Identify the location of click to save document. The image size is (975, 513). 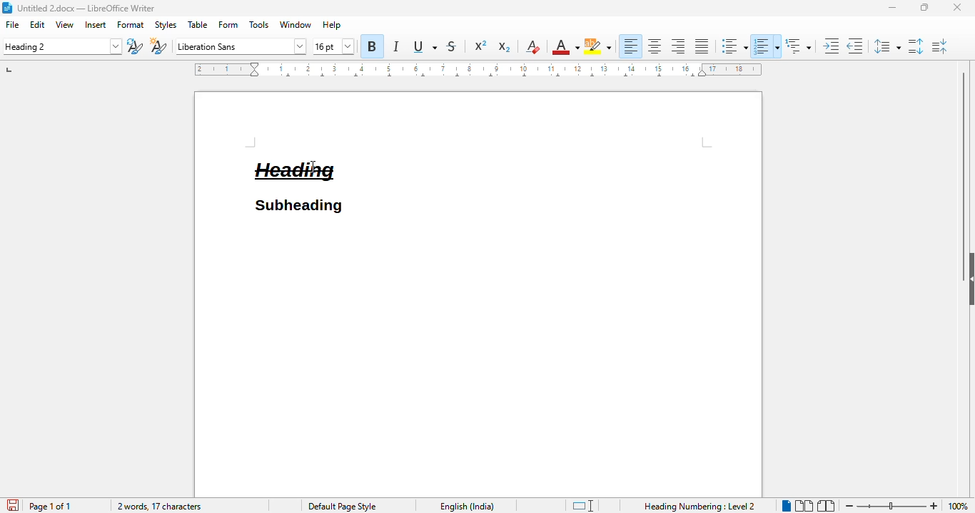
(14, 505).